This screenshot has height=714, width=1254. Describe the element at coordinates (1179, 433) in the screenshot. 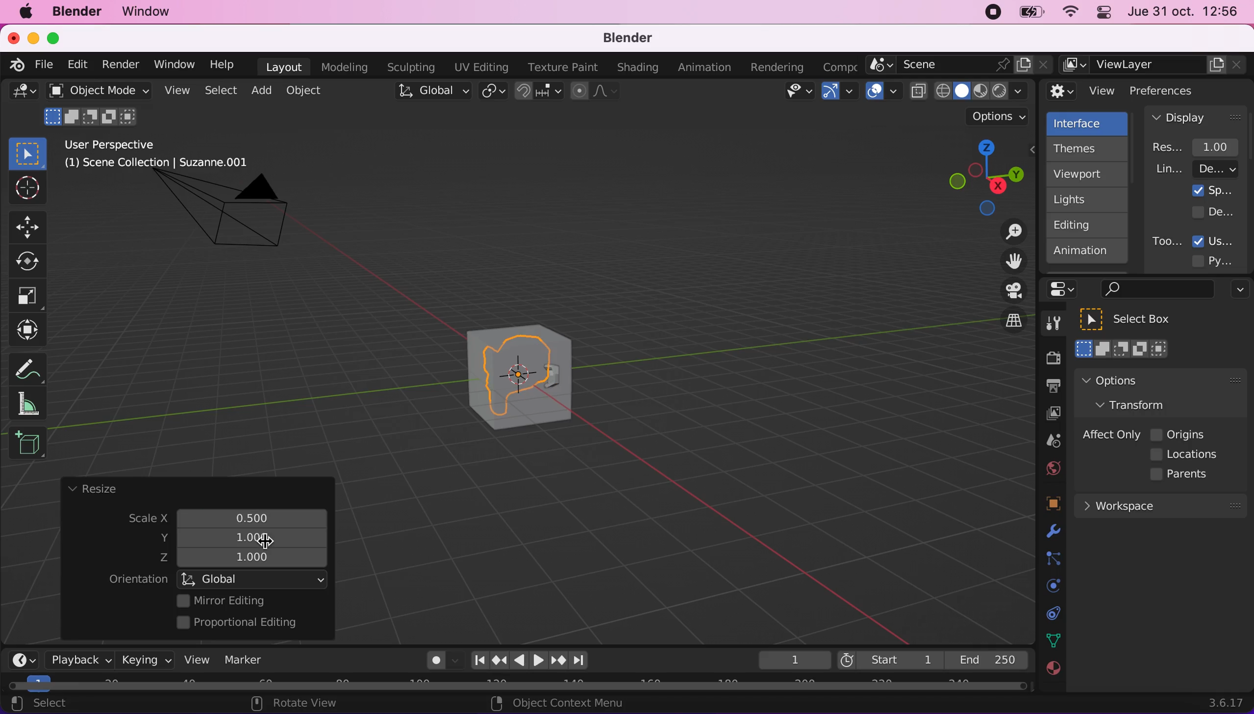

I see `origins` at that location.